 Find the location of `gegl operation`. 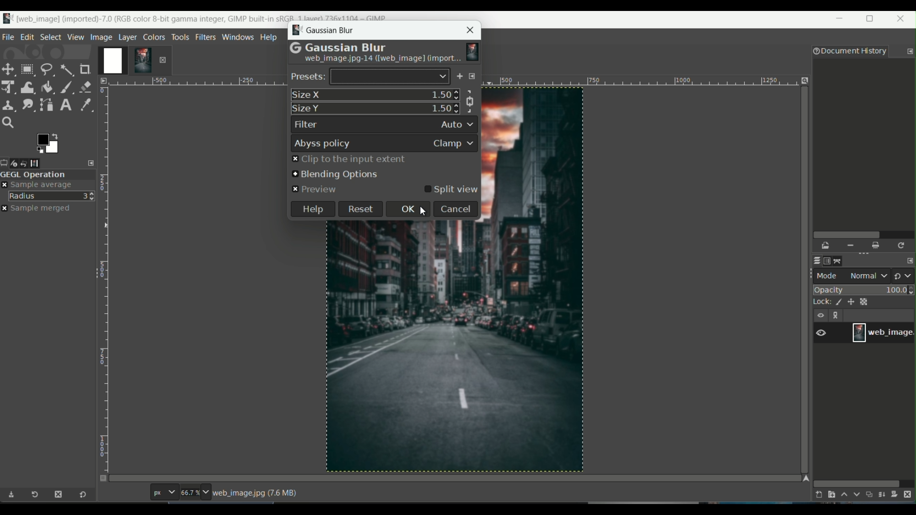

gegl operation is located at coordinates (48, 175).